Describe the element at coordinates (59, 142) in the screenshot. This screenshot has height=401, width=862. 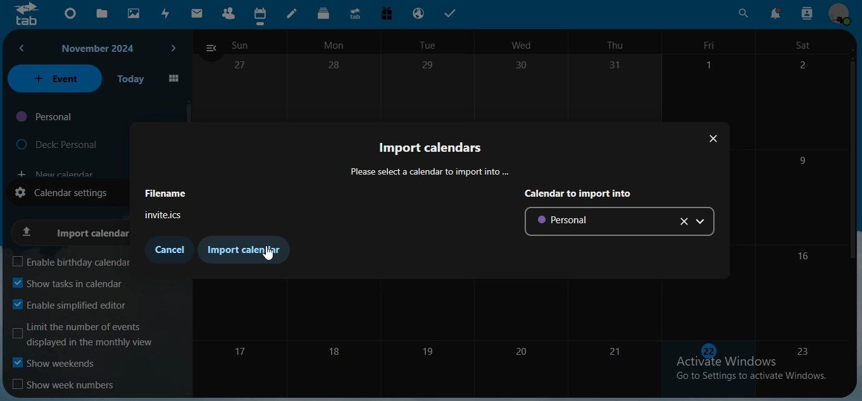
I see `deck personal` at that location.